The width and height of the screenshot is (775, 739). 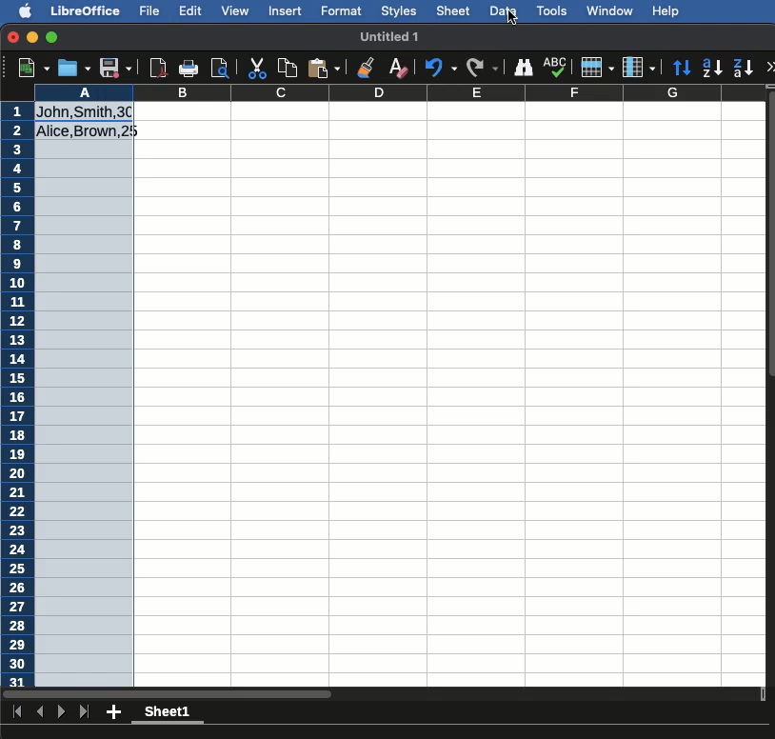 What do you see at coordinates (401, 68) in the screenshot?
I see `Clear formatting` at bounding box center [401, 68].